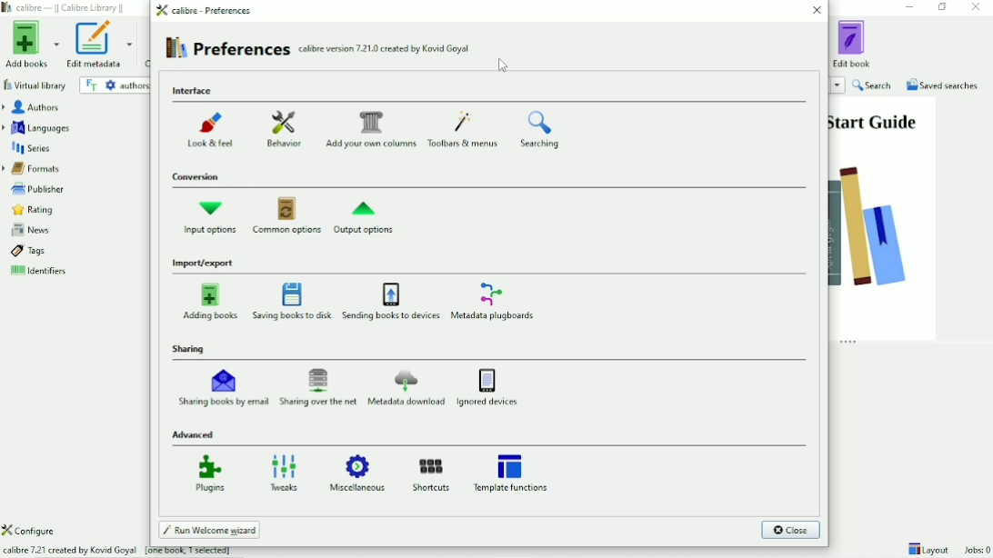  Describe the element at coordinates (432, 473) in the screenshot. I see `Shortcuts` at that location.